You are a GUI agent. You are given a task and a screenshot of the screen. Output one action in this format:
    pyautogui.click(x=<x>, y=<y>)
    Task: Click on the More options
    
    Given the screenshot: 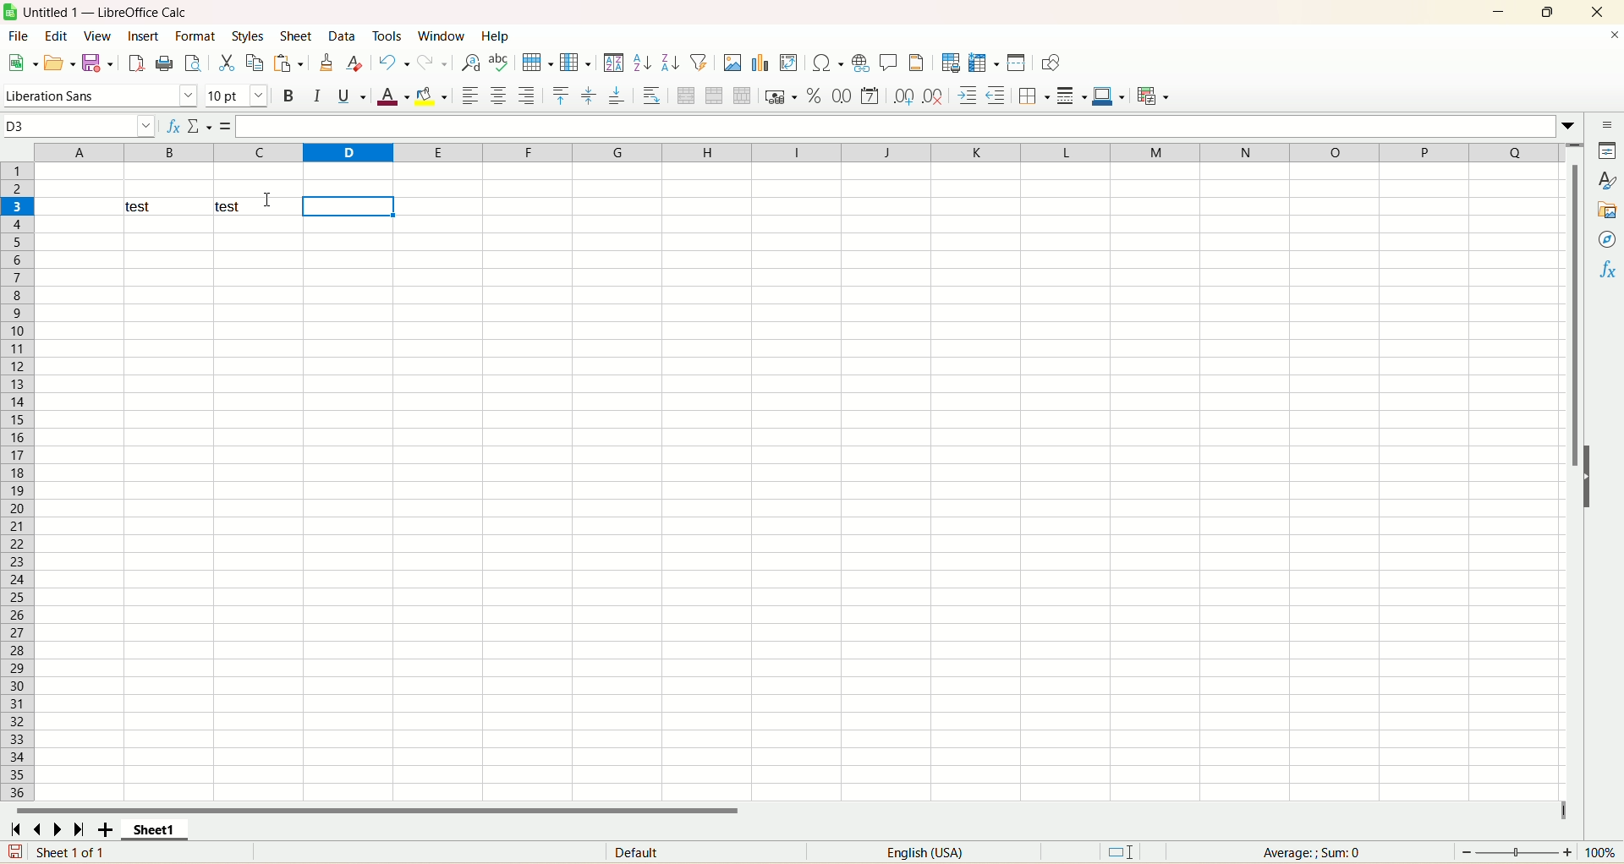 What is the action you would take?
    pyautogui.click(x=1568, y=127)
    